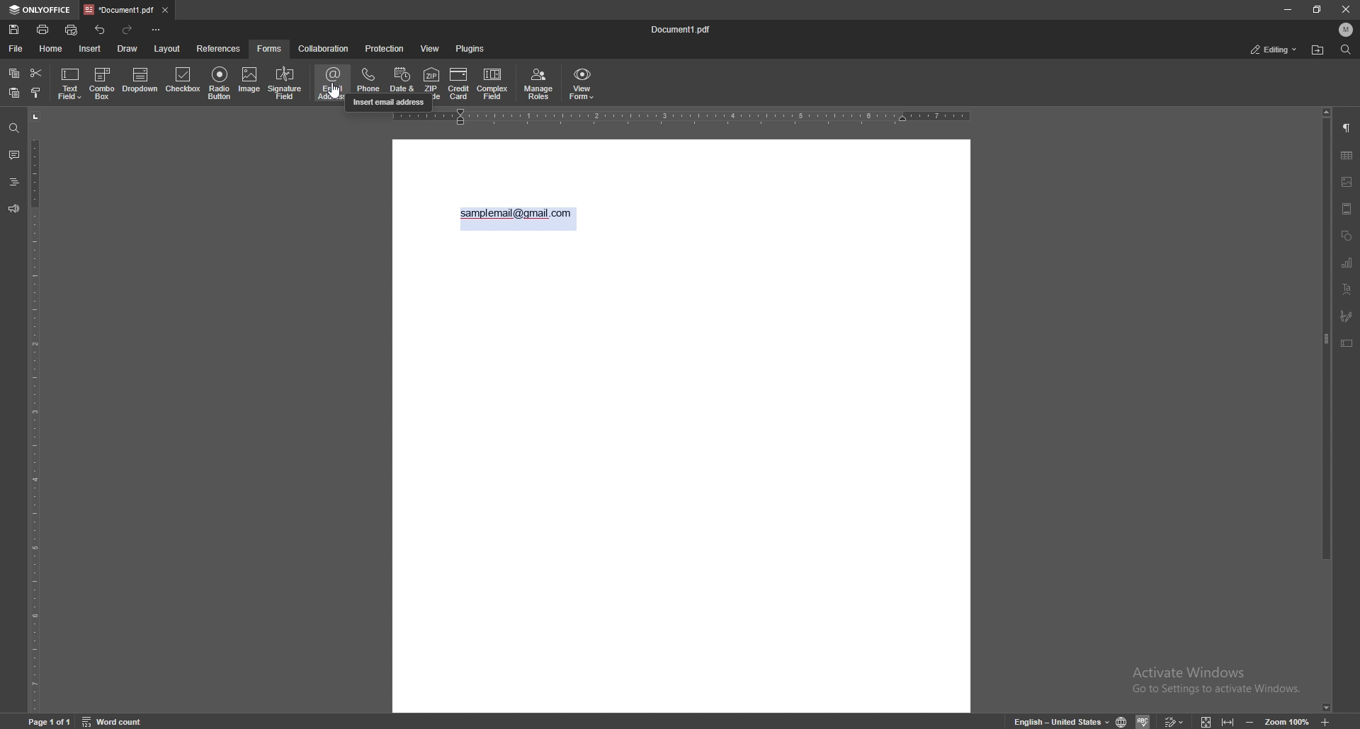  Describe the element at coordinates (334, 83) in the screenshot. I see `email address` at that location.